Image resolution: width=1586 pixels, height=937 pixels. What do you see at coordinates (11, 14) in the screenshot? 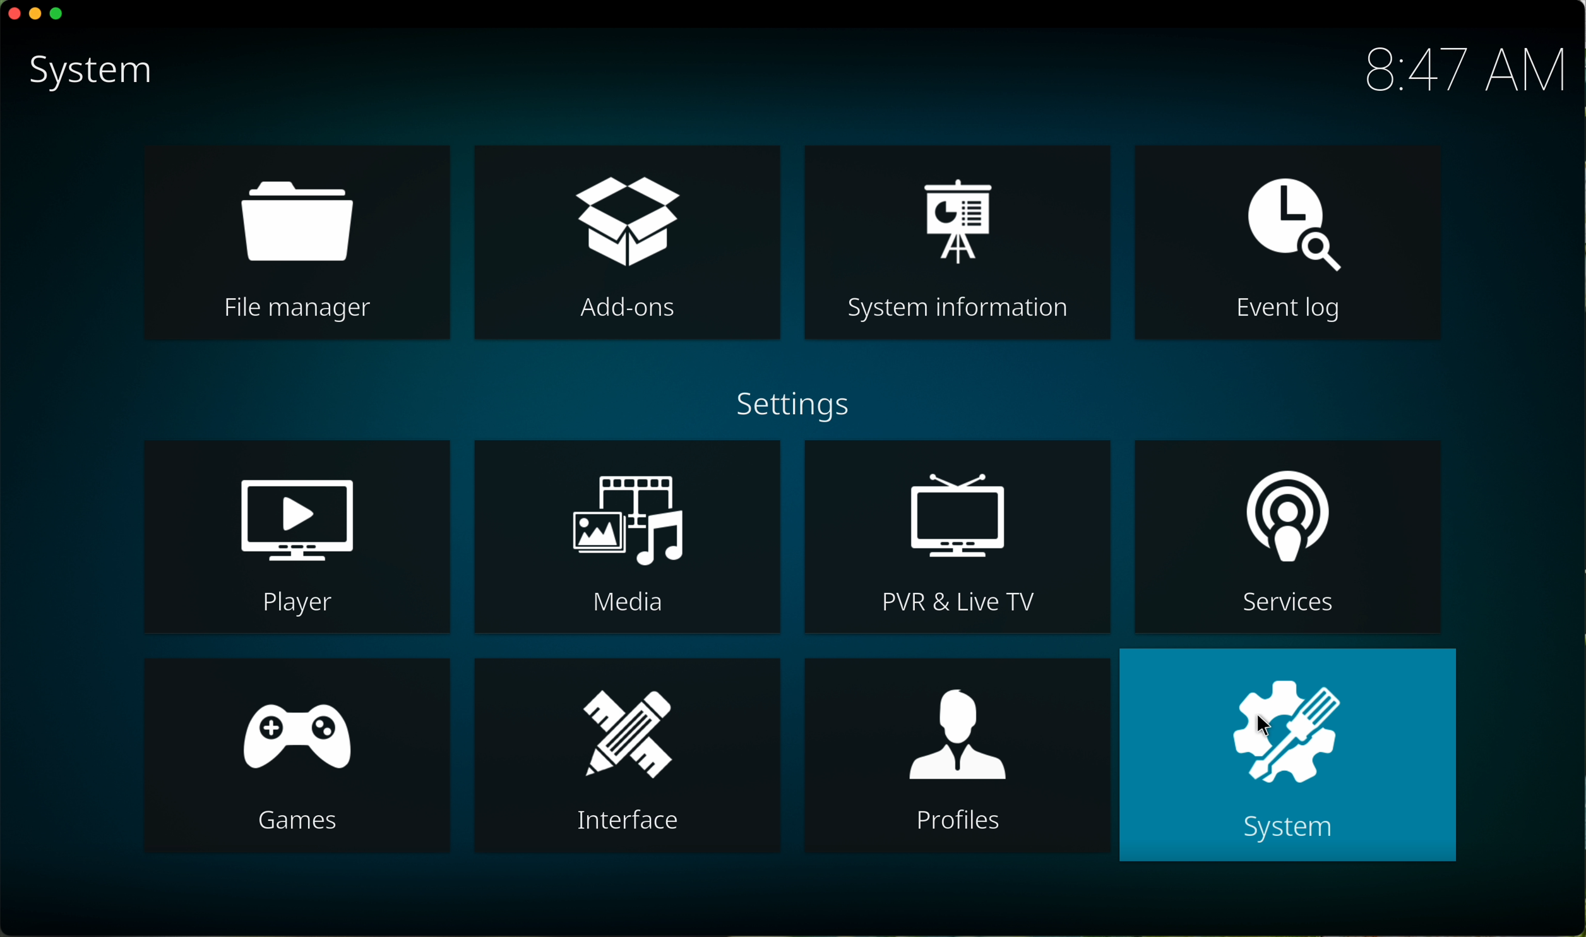
I see `close` at bounding box center [11, 14].